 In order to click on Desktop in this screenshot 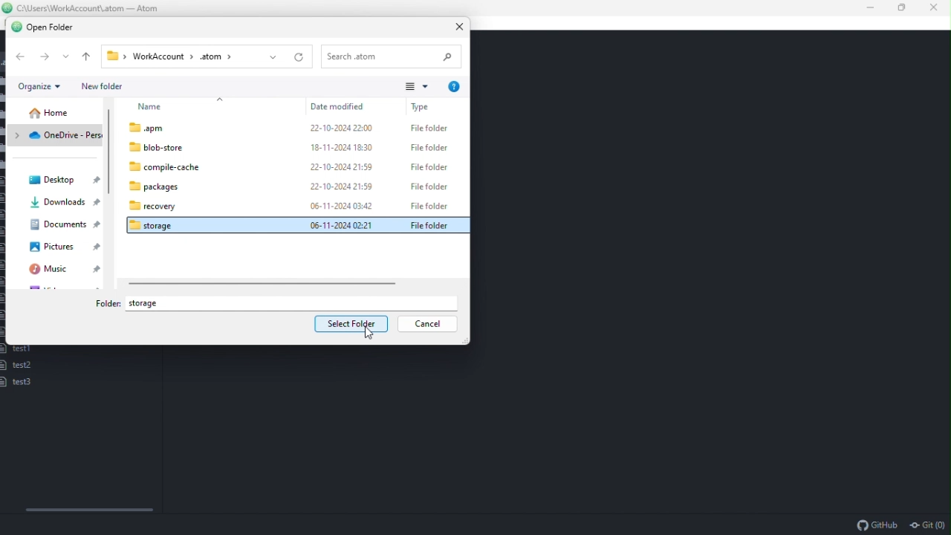, I will do `click(65, 180)`.